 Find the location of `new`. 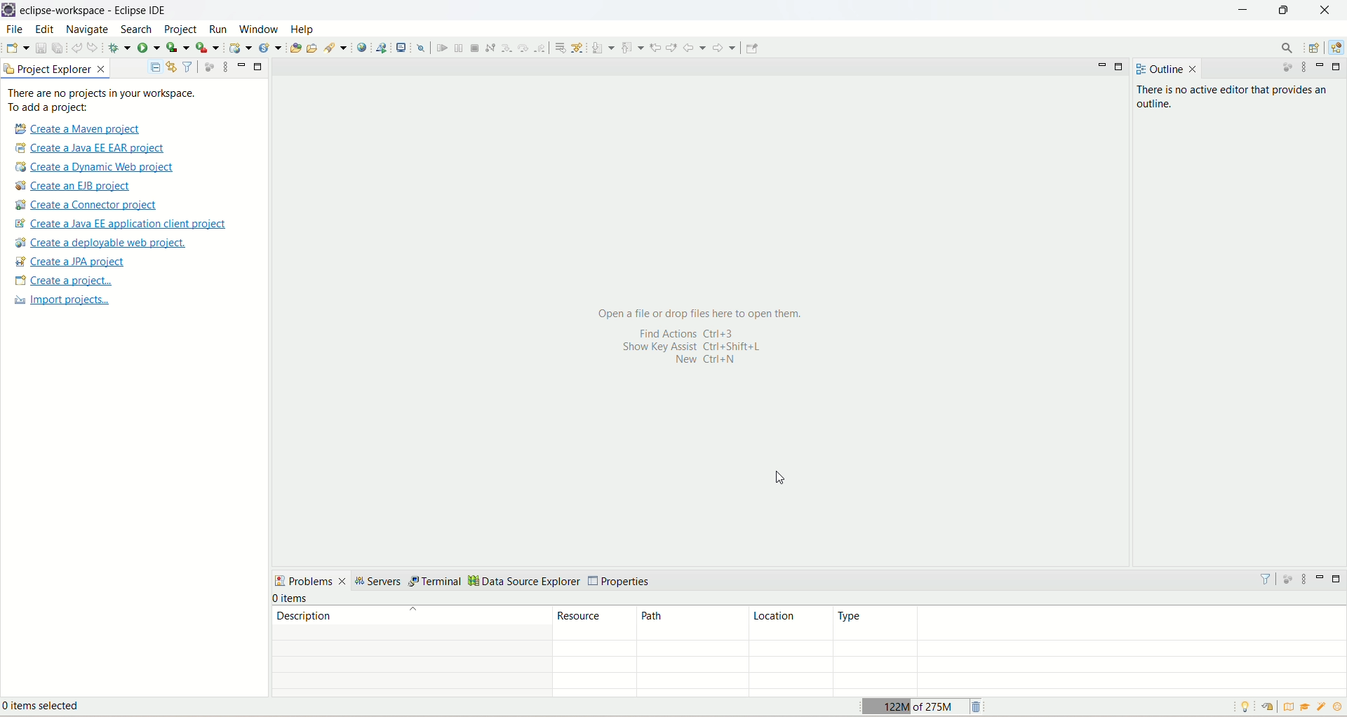

new is located at coordinates (17, 48).